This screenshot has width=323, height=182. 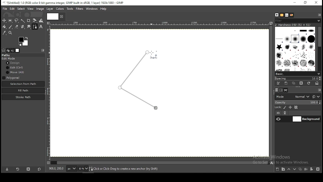 What do you see at coordinates (17, 27) in the screenshot?
I see `eraser tool` at bounding box center [17, 27].